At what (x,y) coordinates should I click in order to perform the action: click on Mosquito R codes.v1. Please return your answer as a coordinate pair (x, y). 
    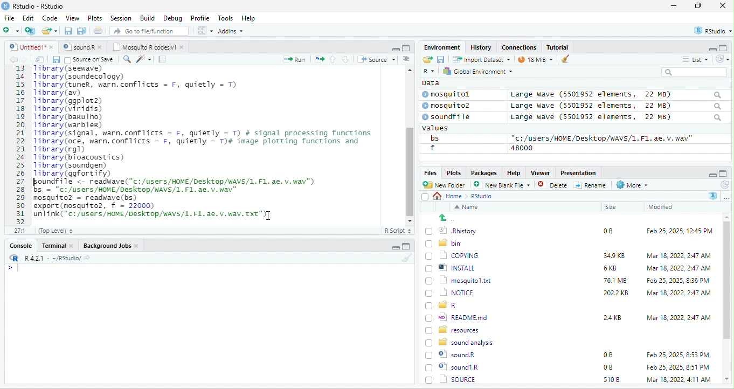
    Looking at the image, I should click on (149, 47).